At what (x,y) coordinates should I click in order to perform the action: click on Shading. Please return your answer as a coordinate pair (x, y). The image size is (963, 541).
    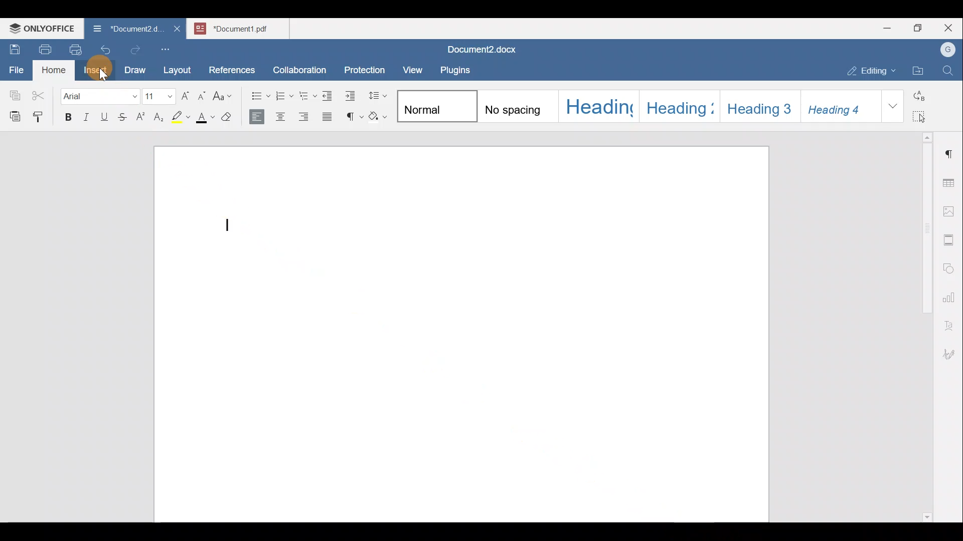
    Looking at the image, I should click on (379, 114).